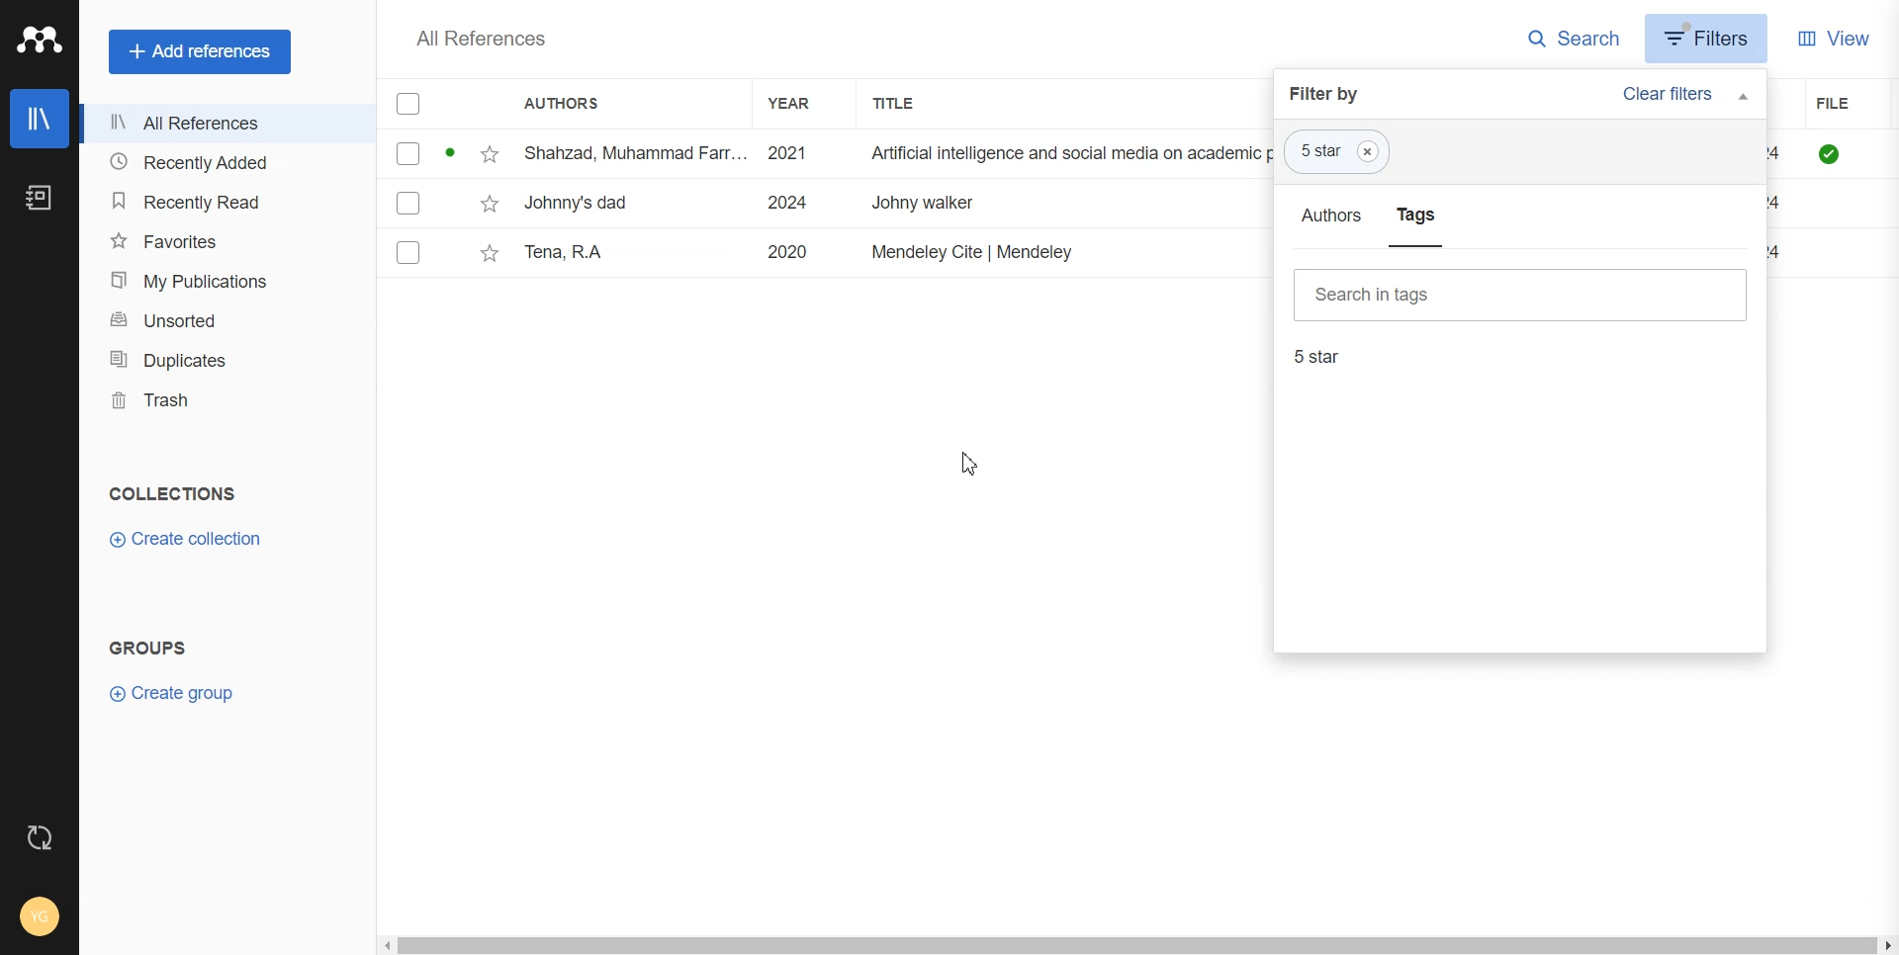  I want to click on My Publication, so click(224, 277).